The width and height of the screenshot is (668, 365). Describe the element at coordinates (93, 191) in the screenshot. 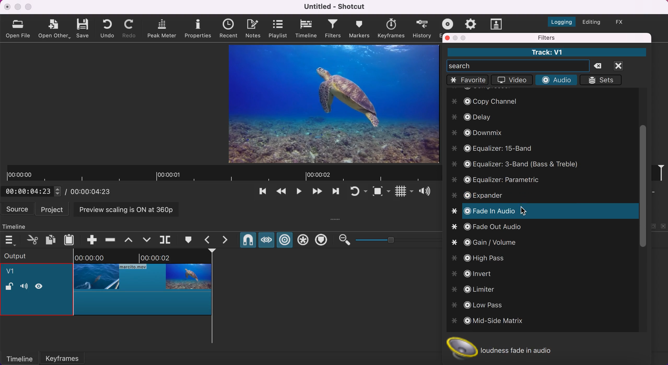

I see `total duration` at that location.